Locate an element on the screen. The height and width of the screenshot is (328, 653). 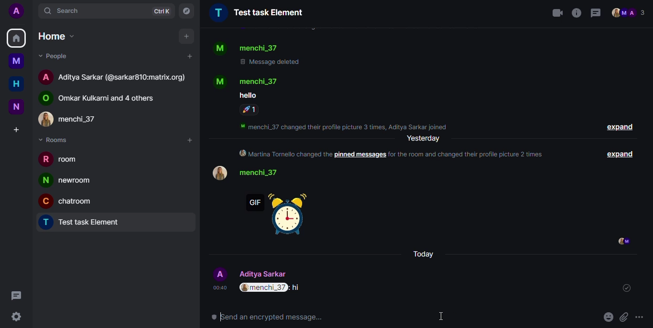
home is located at coordinates (16, 84).